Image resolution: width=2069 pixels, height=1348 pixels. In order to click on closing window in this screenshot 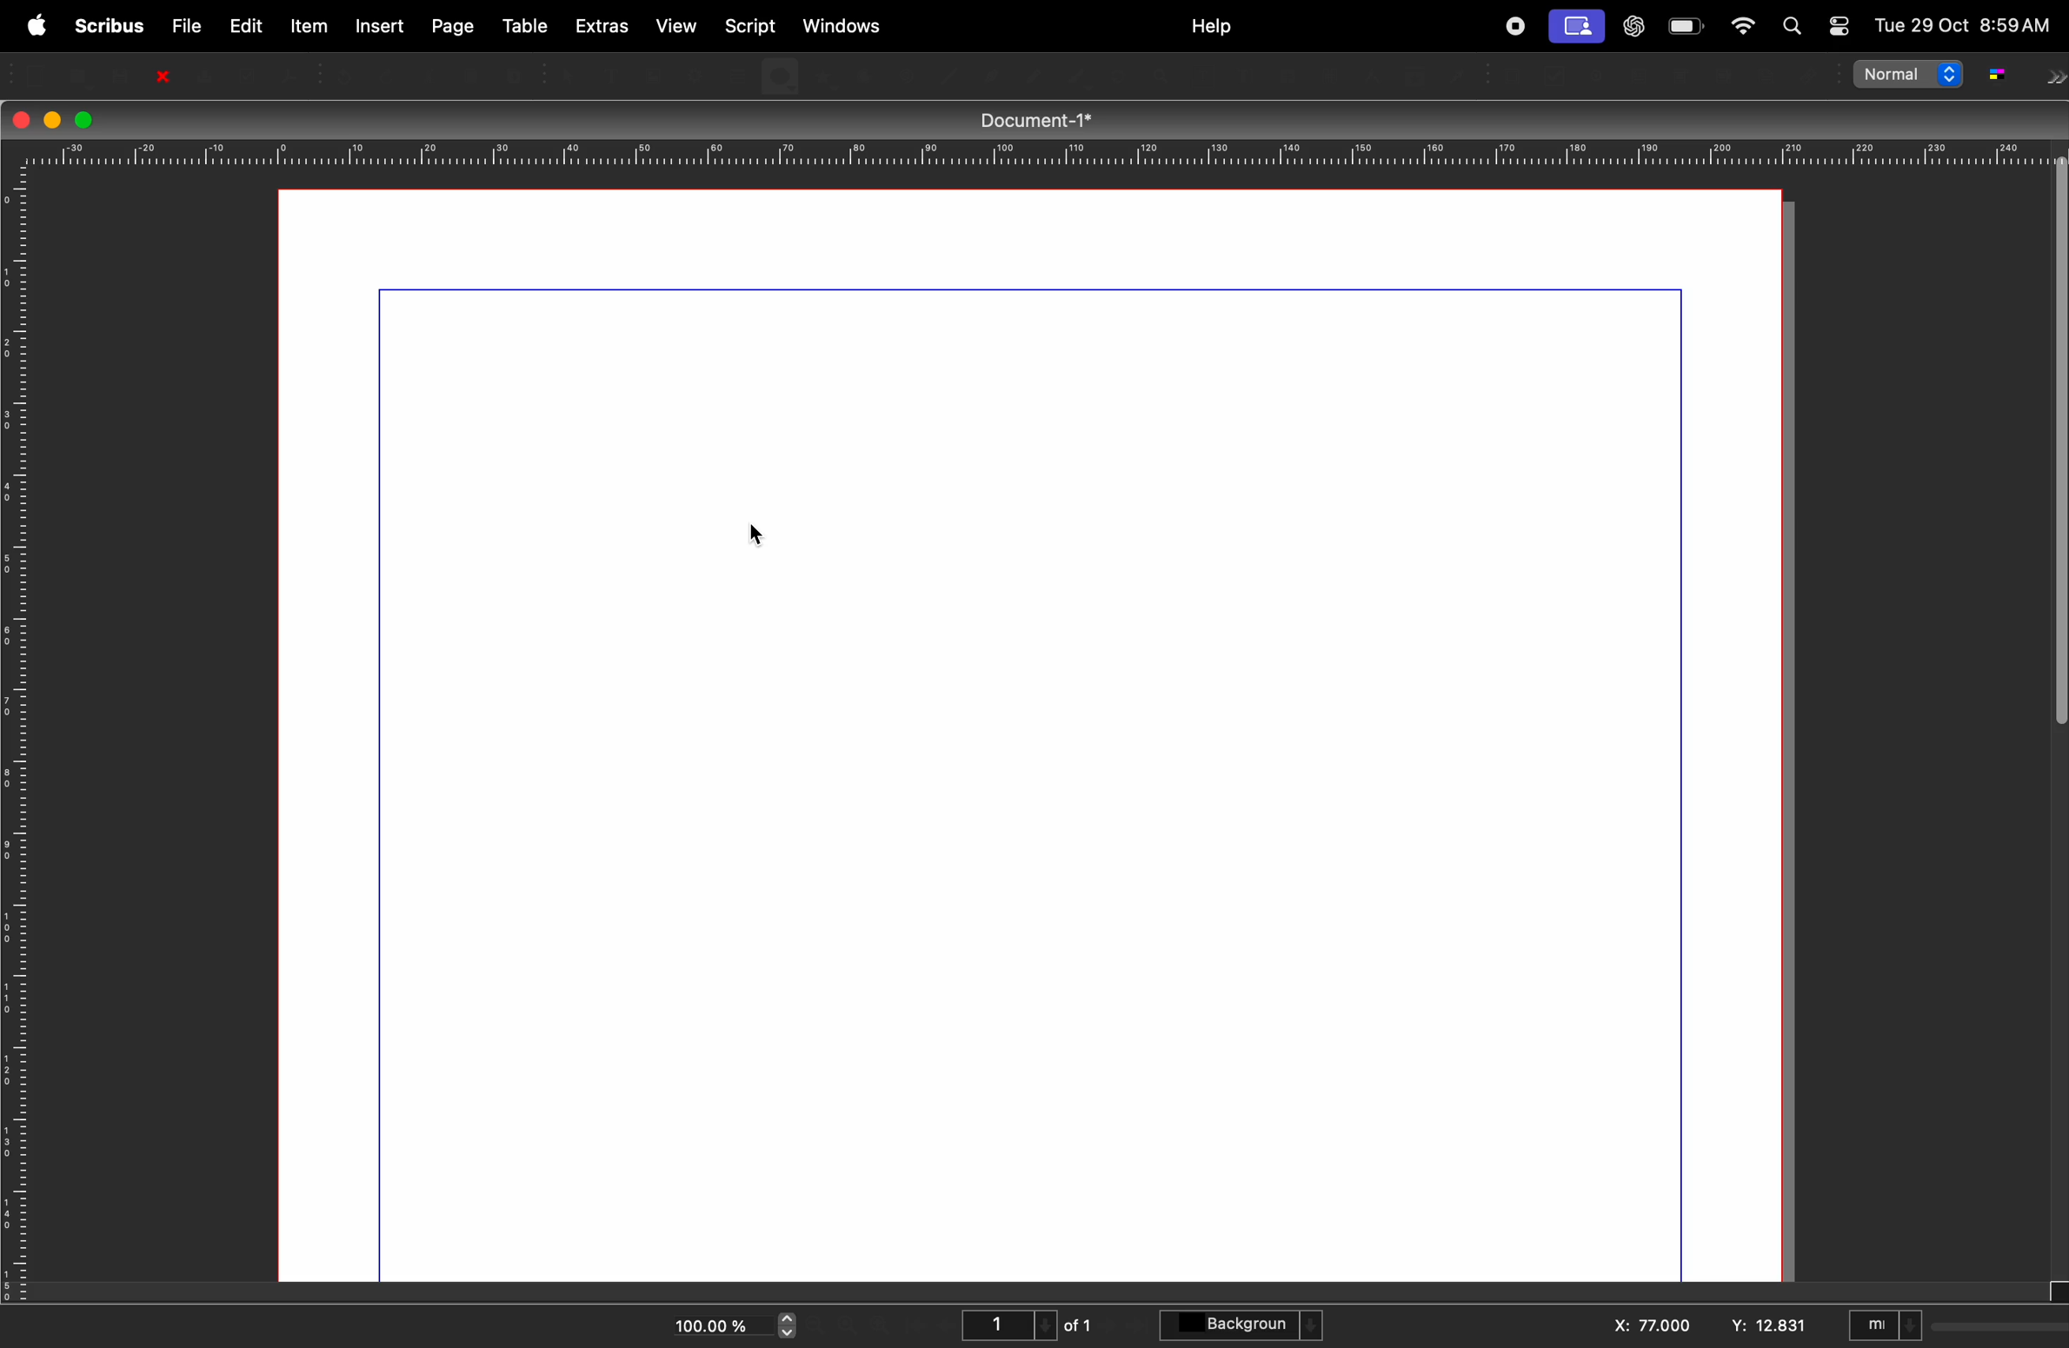, I will do `click(23, 117)`.